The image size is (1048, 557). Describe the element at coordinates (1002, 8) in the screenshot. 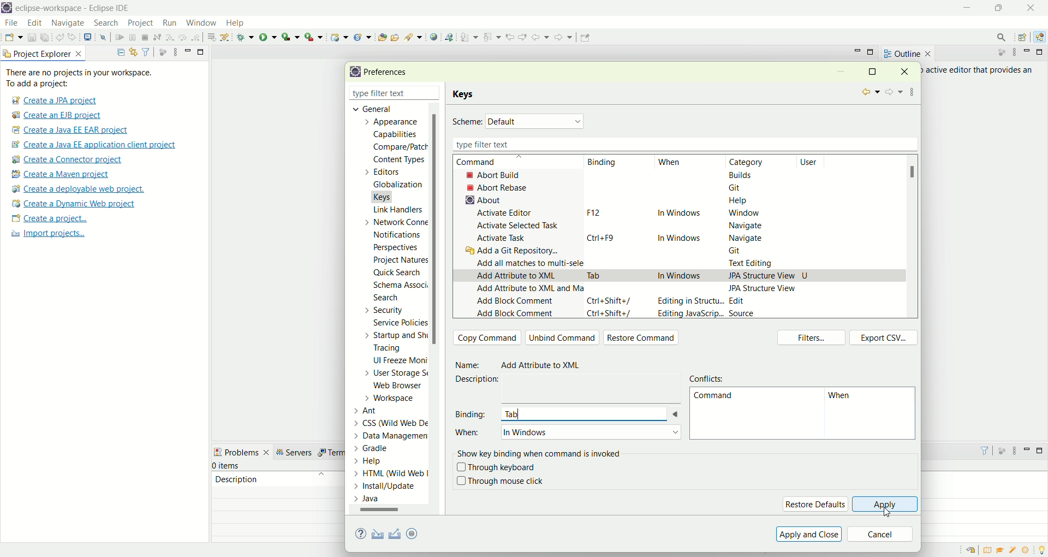

I see `maximize` at that location.